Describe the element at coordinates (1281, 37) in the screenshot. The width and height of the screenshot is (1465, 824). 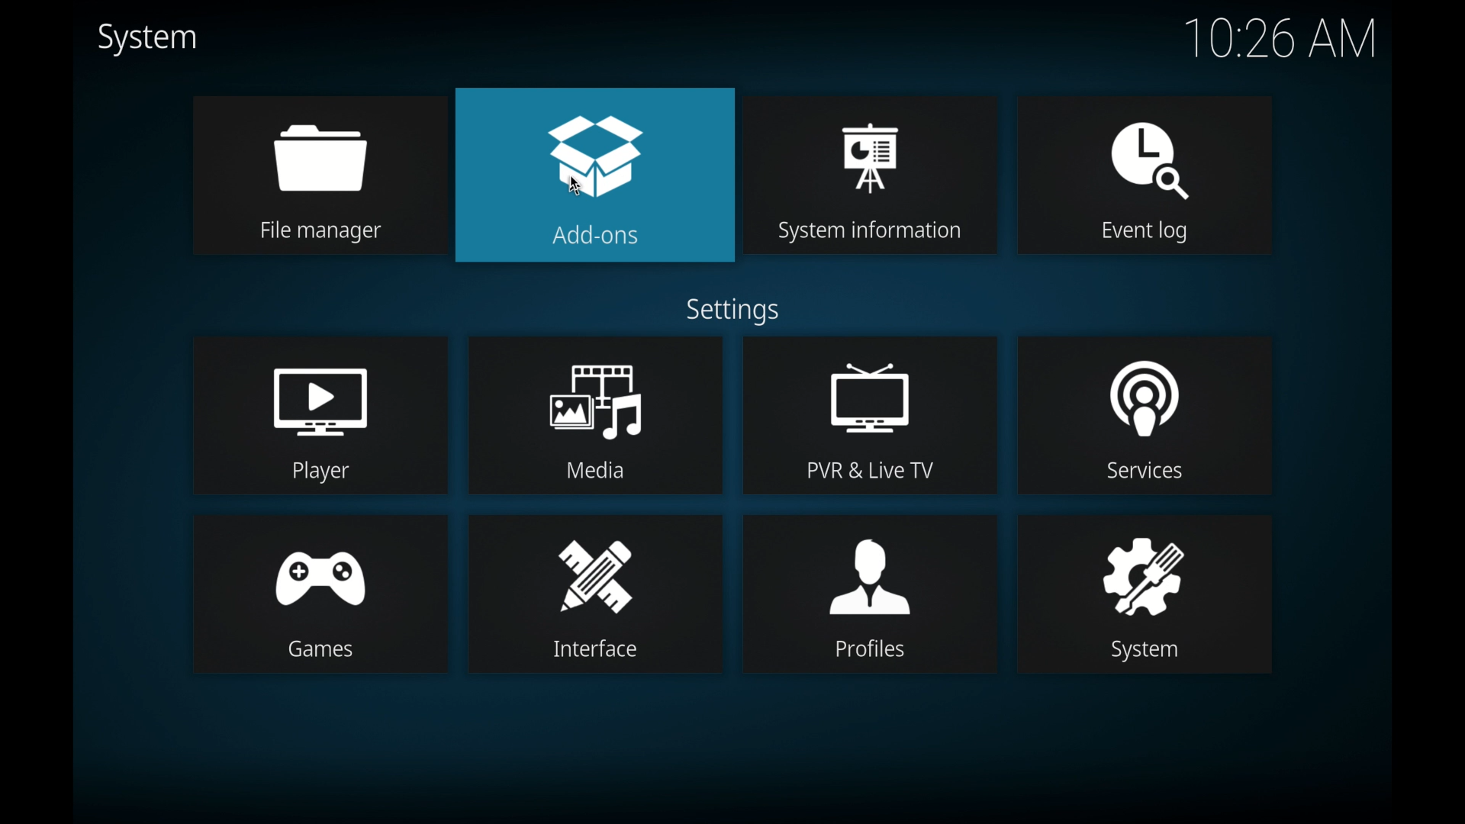
I see `10.26 am` at that location.